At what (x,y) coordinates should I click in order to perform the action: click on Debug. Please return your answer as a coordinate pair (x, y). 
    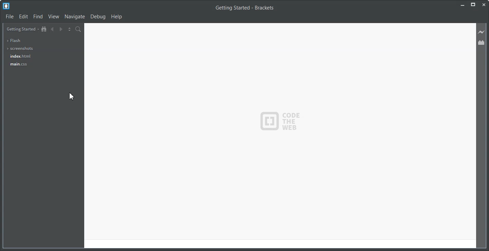
    Looking at the image, I should click on (98, 17).